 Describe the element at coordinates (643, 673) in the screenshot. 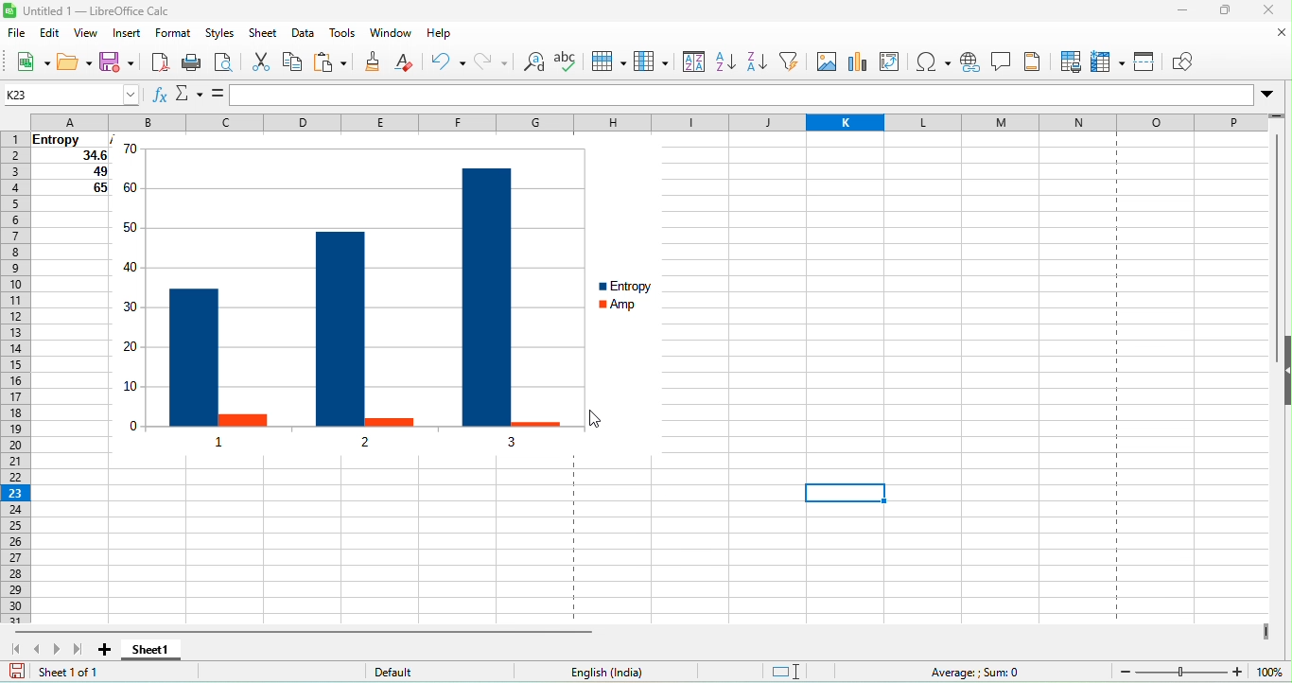

I see `text language` at that location.